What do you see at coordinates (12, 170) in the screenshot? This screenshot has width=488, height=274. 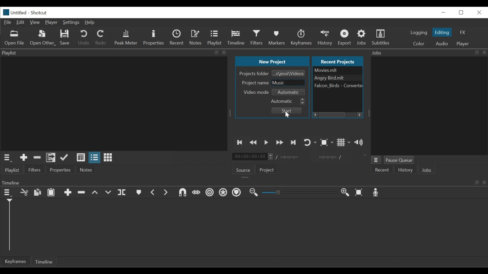 I see `Playlist` at bounding box center [12, 170].